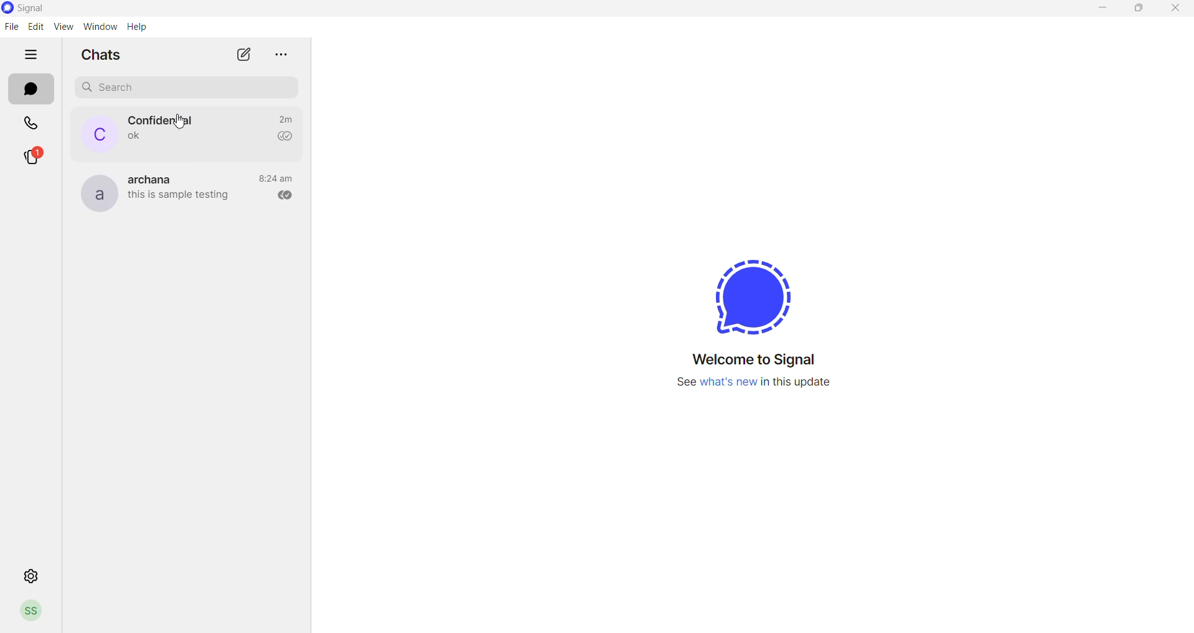 Image resolution: width=1194 pixels, height=633 pixels. Describe the element at coordinates (31, 577) in the screenshot. I see `settings` at that location.